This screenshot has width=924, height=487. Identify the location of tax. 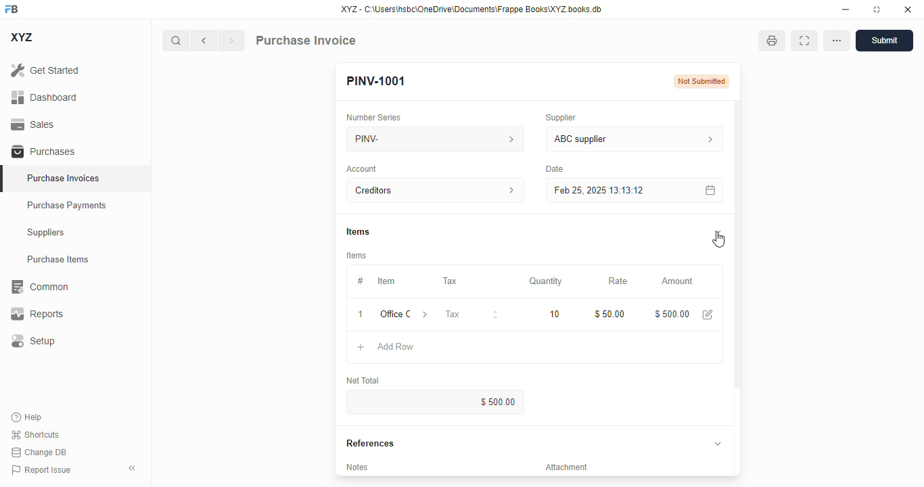
(472, 315).